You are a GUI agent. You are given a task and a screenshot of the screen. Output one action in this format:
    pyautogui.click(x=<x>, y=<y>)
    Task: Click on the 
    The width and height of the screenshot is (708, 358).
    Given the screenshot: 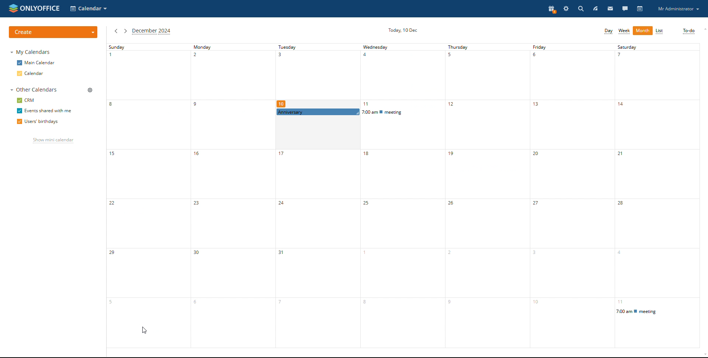 What is the action you would take?
    pyautogui.click(x=315, y=196)
    